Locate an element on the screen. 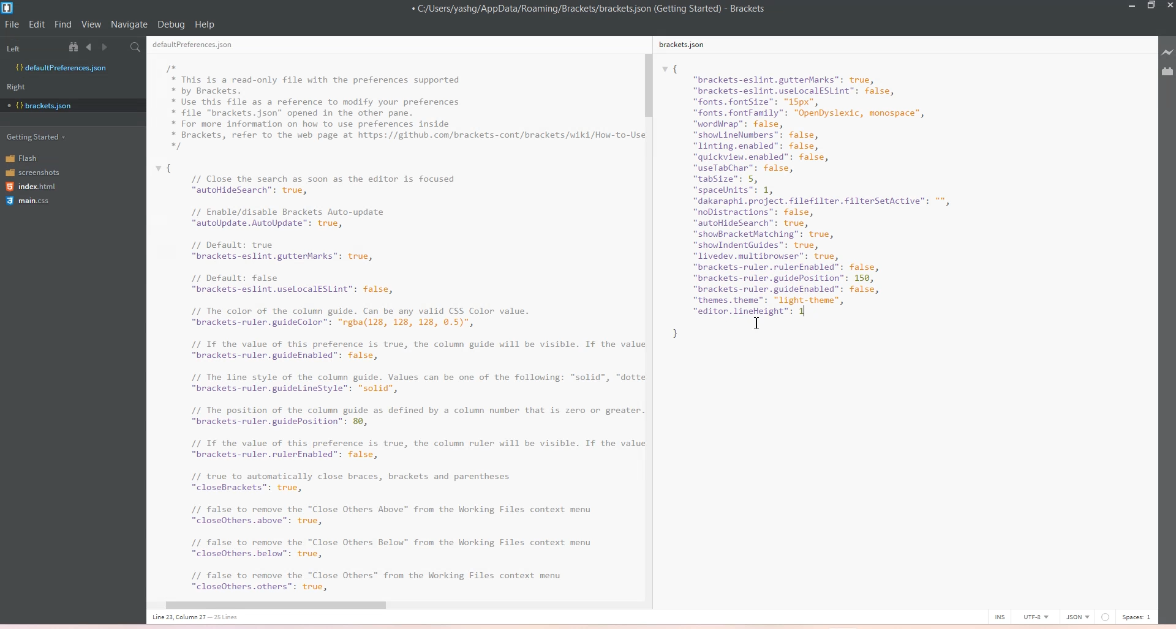 The height and width of the screenshot is (629, 1176). defaultPreferences.json is located at coordinates (200, 47).